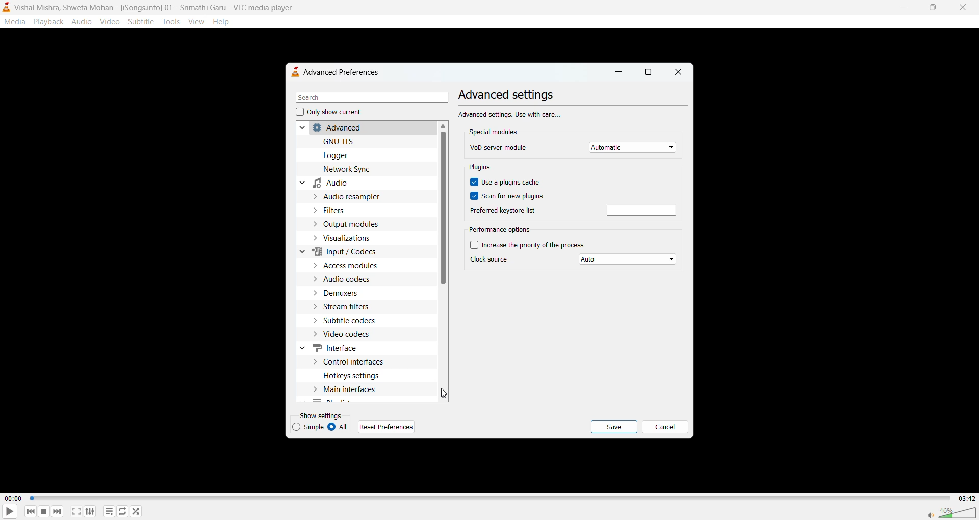 This screenshot has width=979, height=520. What do you see at coordinates (354, 391) in the screenshot?
I see `main interfaces` at bounding box center [354, 391].